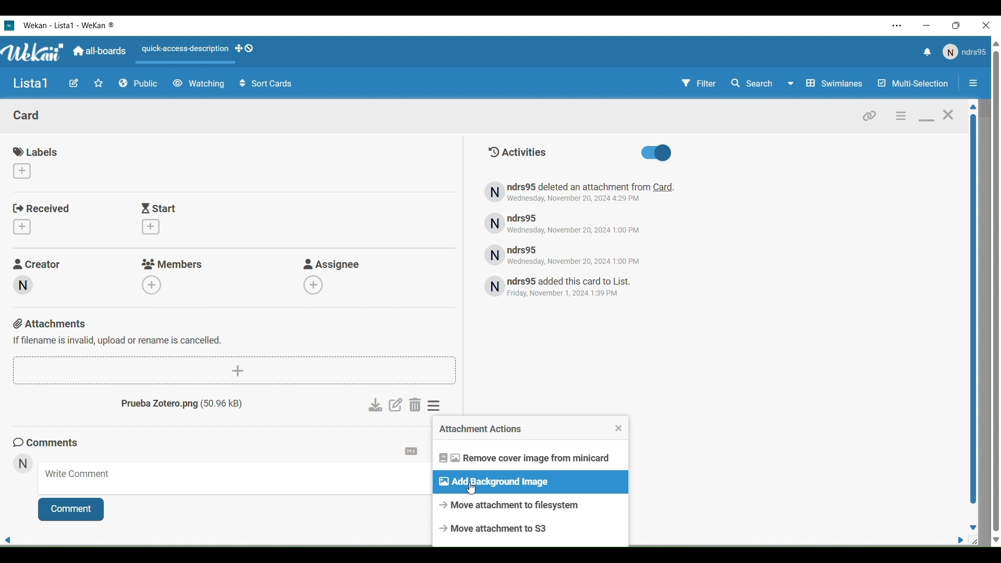 The image size is (1001, 563). Describe the element at coordinates (949, 114) in the screenshot. I see `Close` at that location.